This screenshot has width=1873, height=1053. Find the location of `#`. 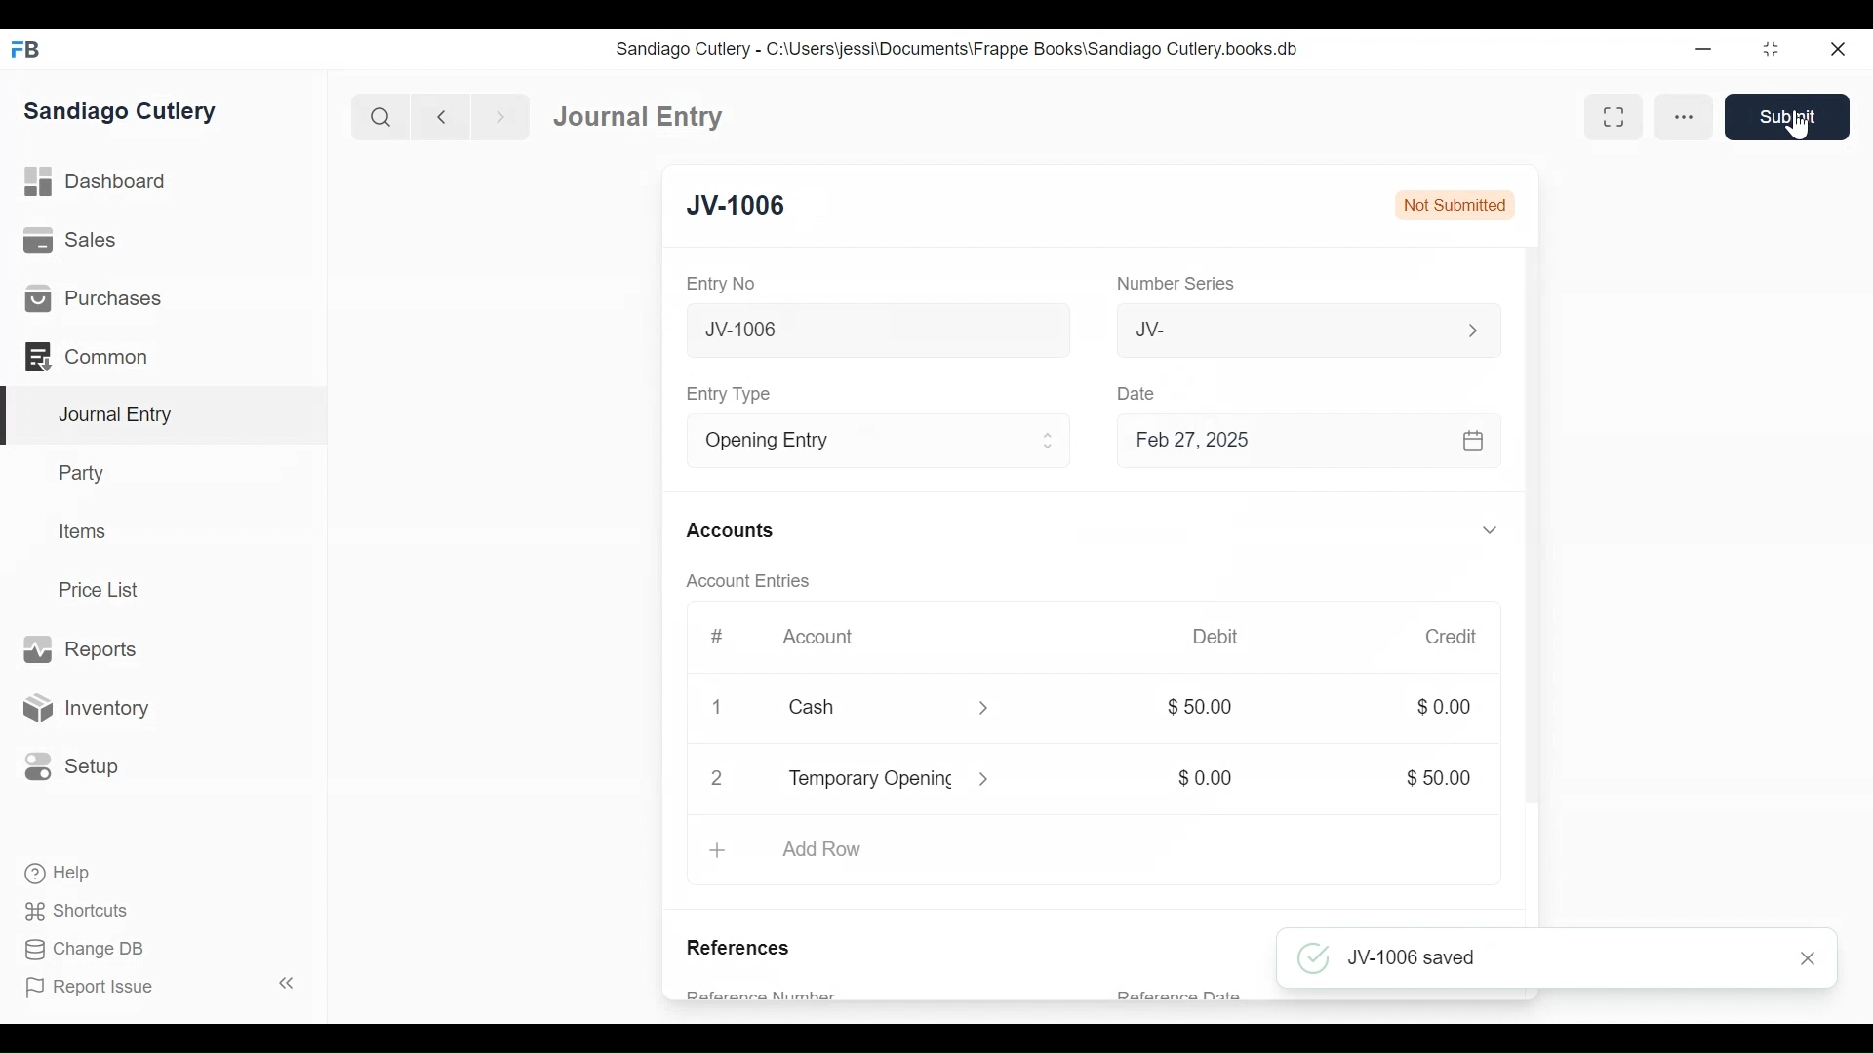

# is located at coordinates (718, 636).